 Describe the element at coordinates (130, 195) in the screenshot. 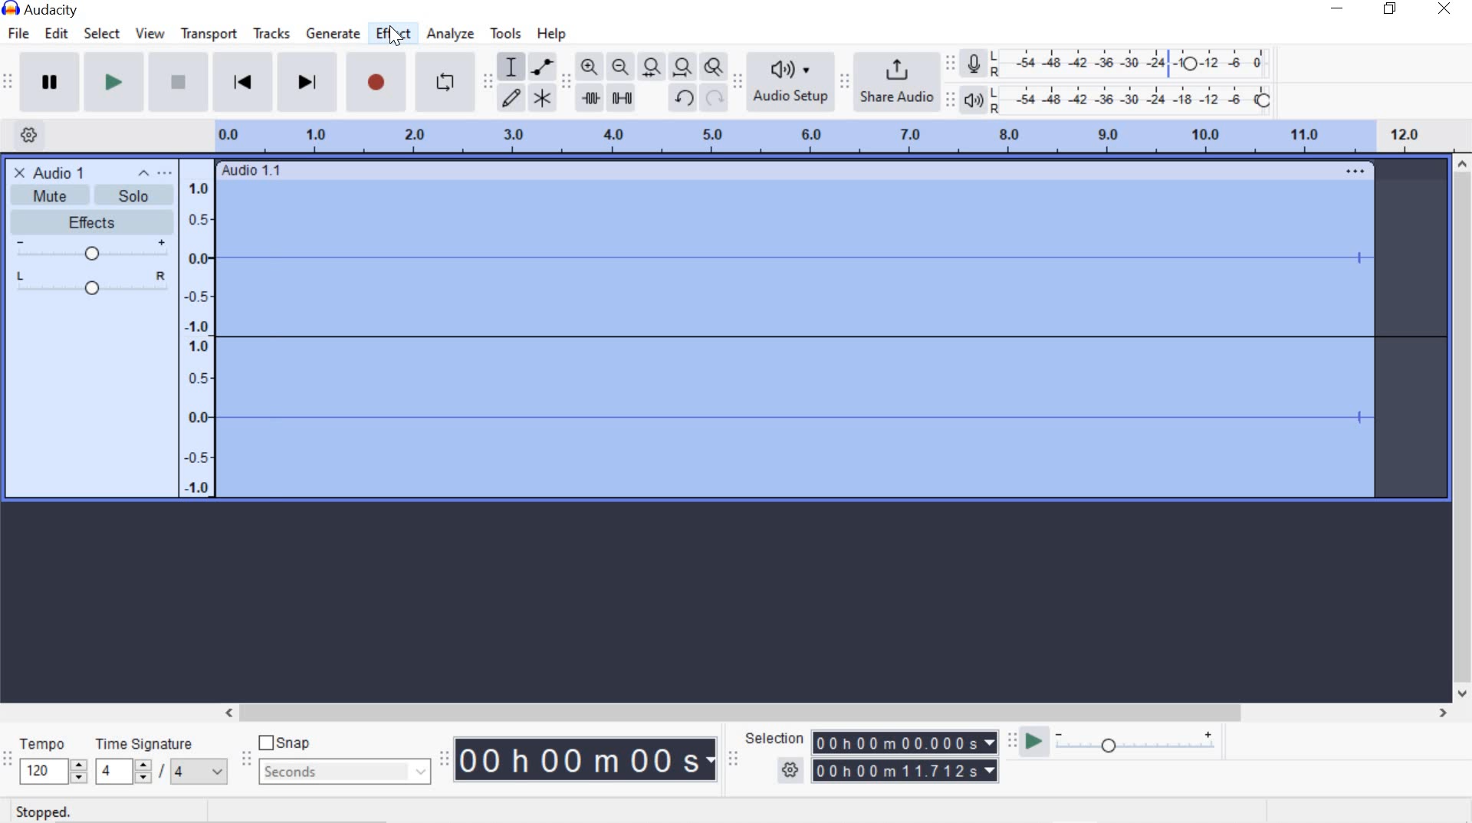

I see `SOLO` at that location.